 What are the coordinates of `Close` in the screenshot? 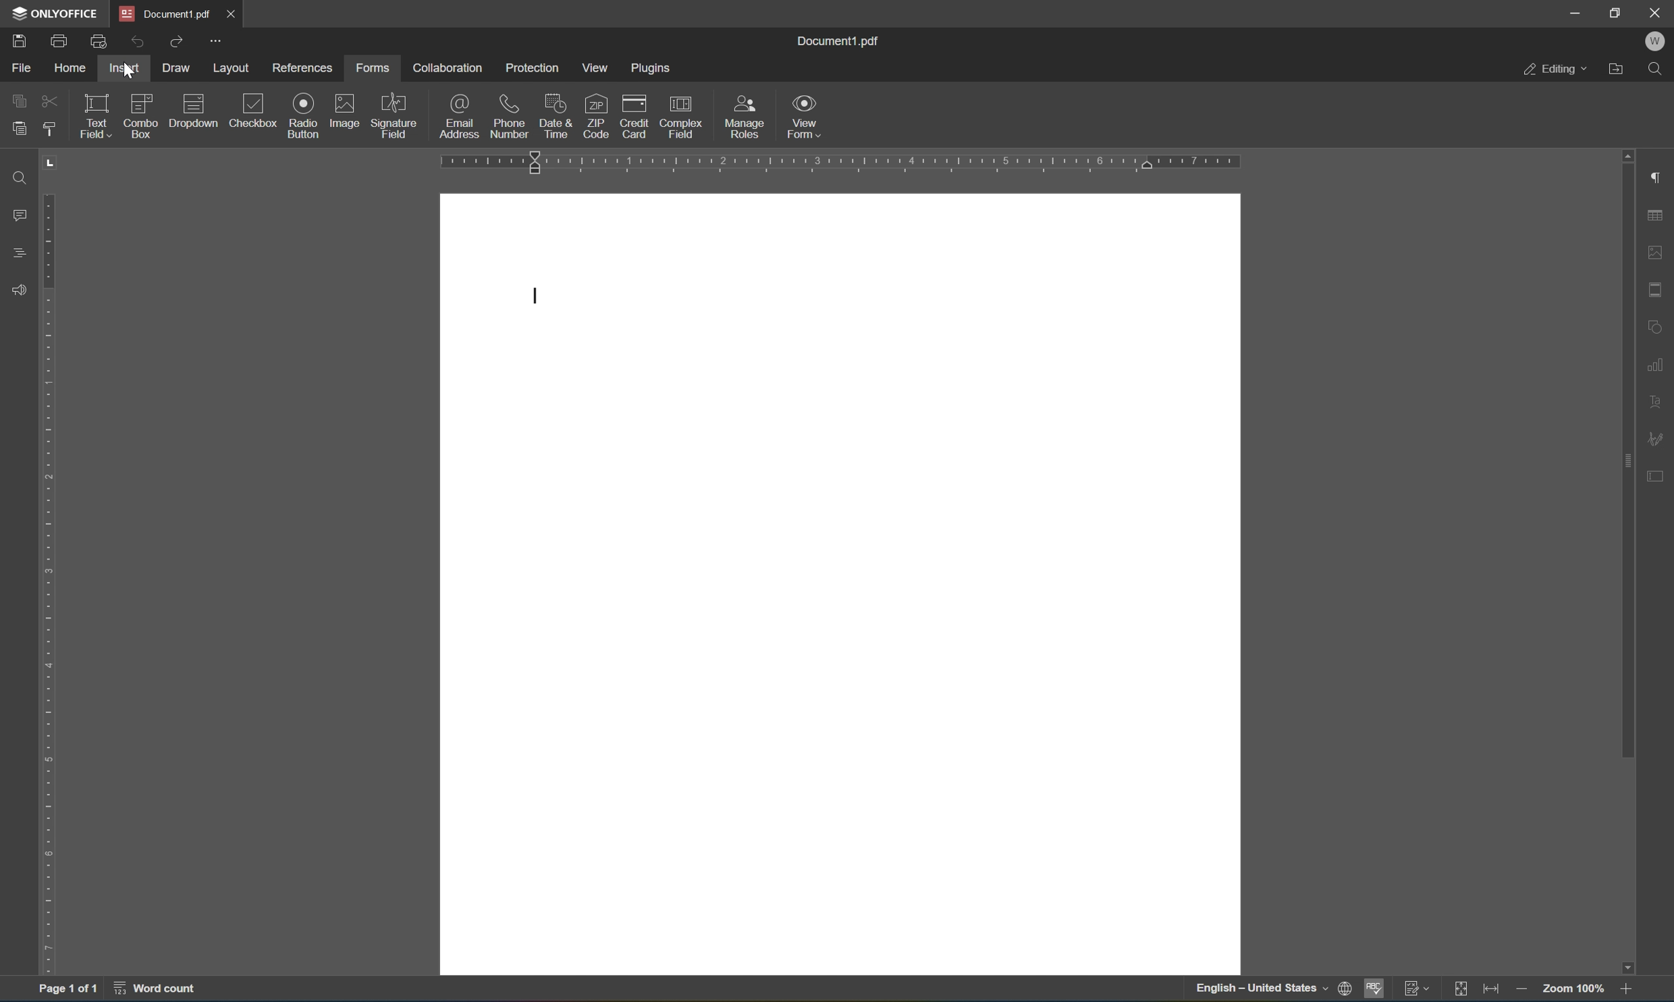 It's located at (1659, 14).